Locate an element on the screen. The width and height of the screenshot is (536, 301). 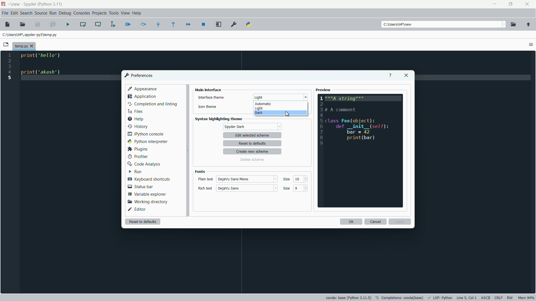
rw is located at coordinates (511, 298).